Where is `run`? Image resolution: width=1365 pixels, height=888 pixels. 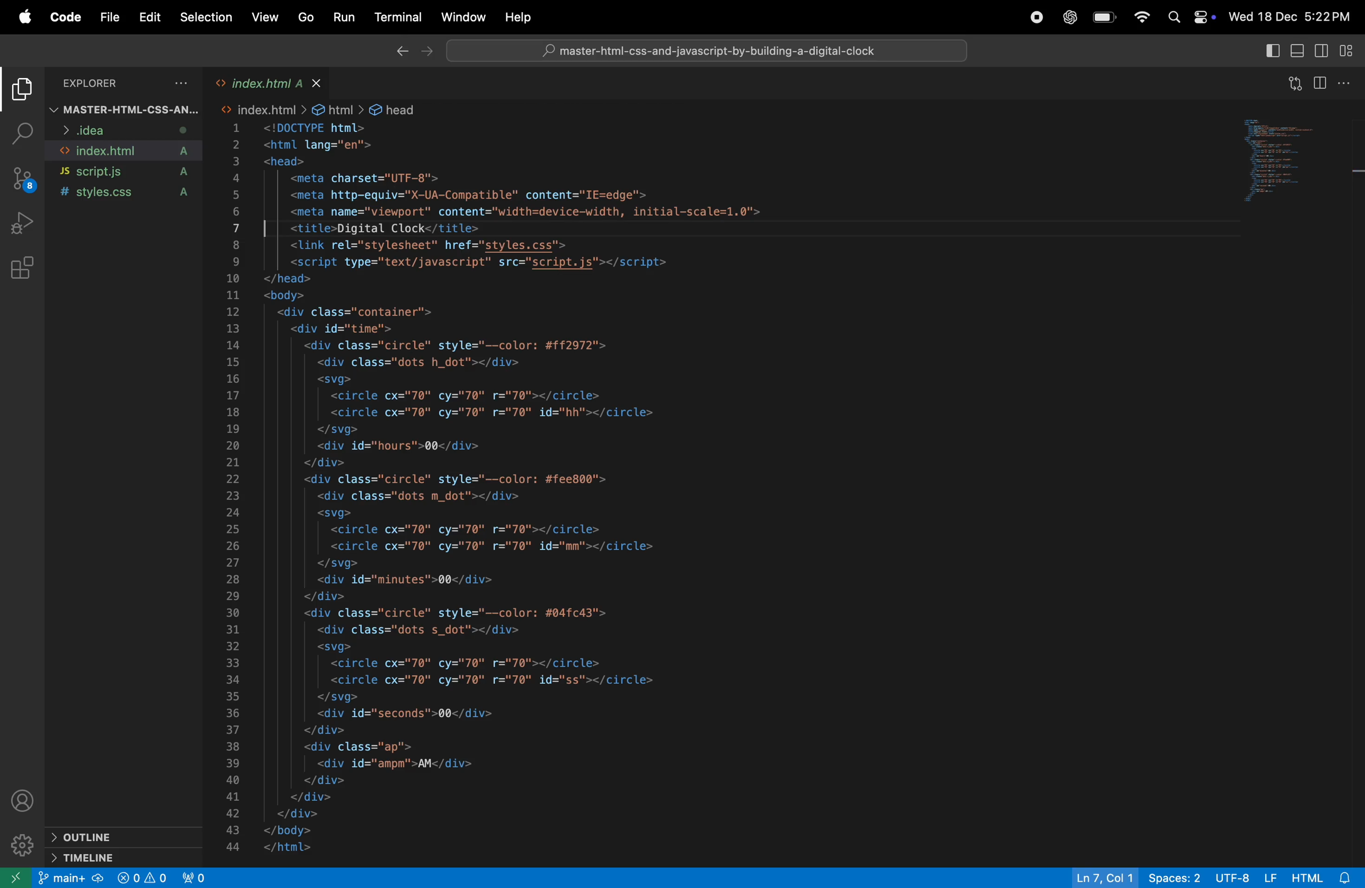 run is located at coordinates (341, 18).